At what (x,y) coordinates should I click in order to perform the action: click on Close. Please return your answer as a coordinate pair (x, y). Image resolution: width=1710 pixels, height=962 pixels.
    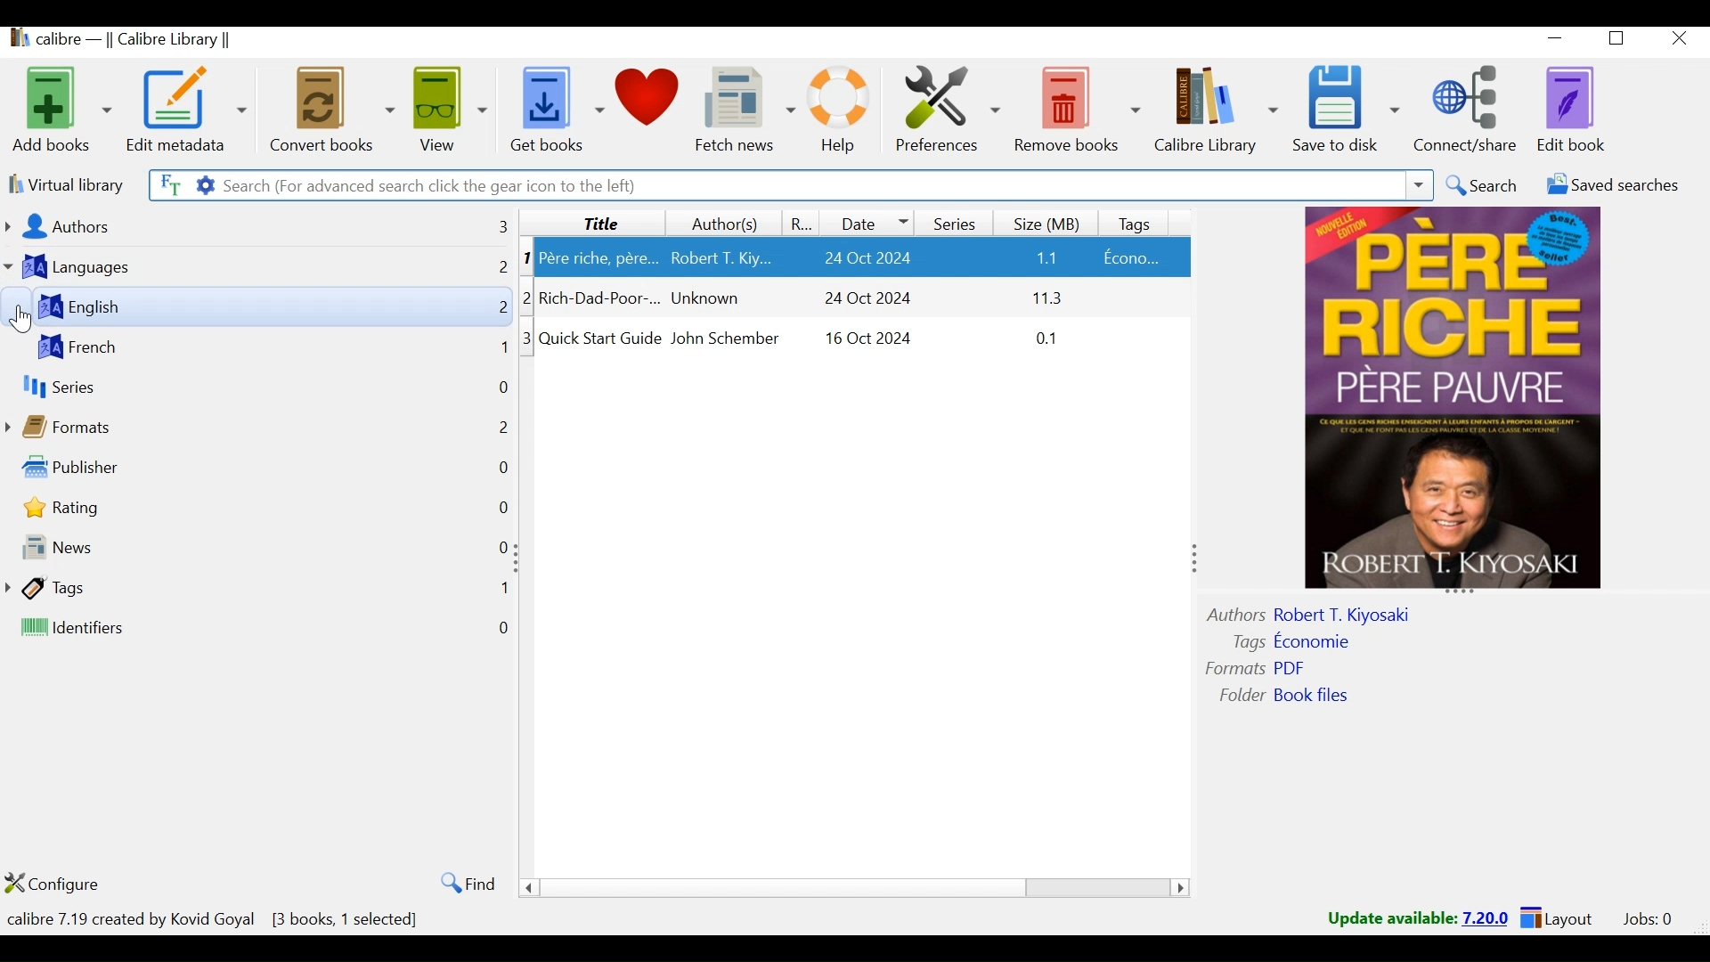
    Looking at the image, I should click on (1680, 40).